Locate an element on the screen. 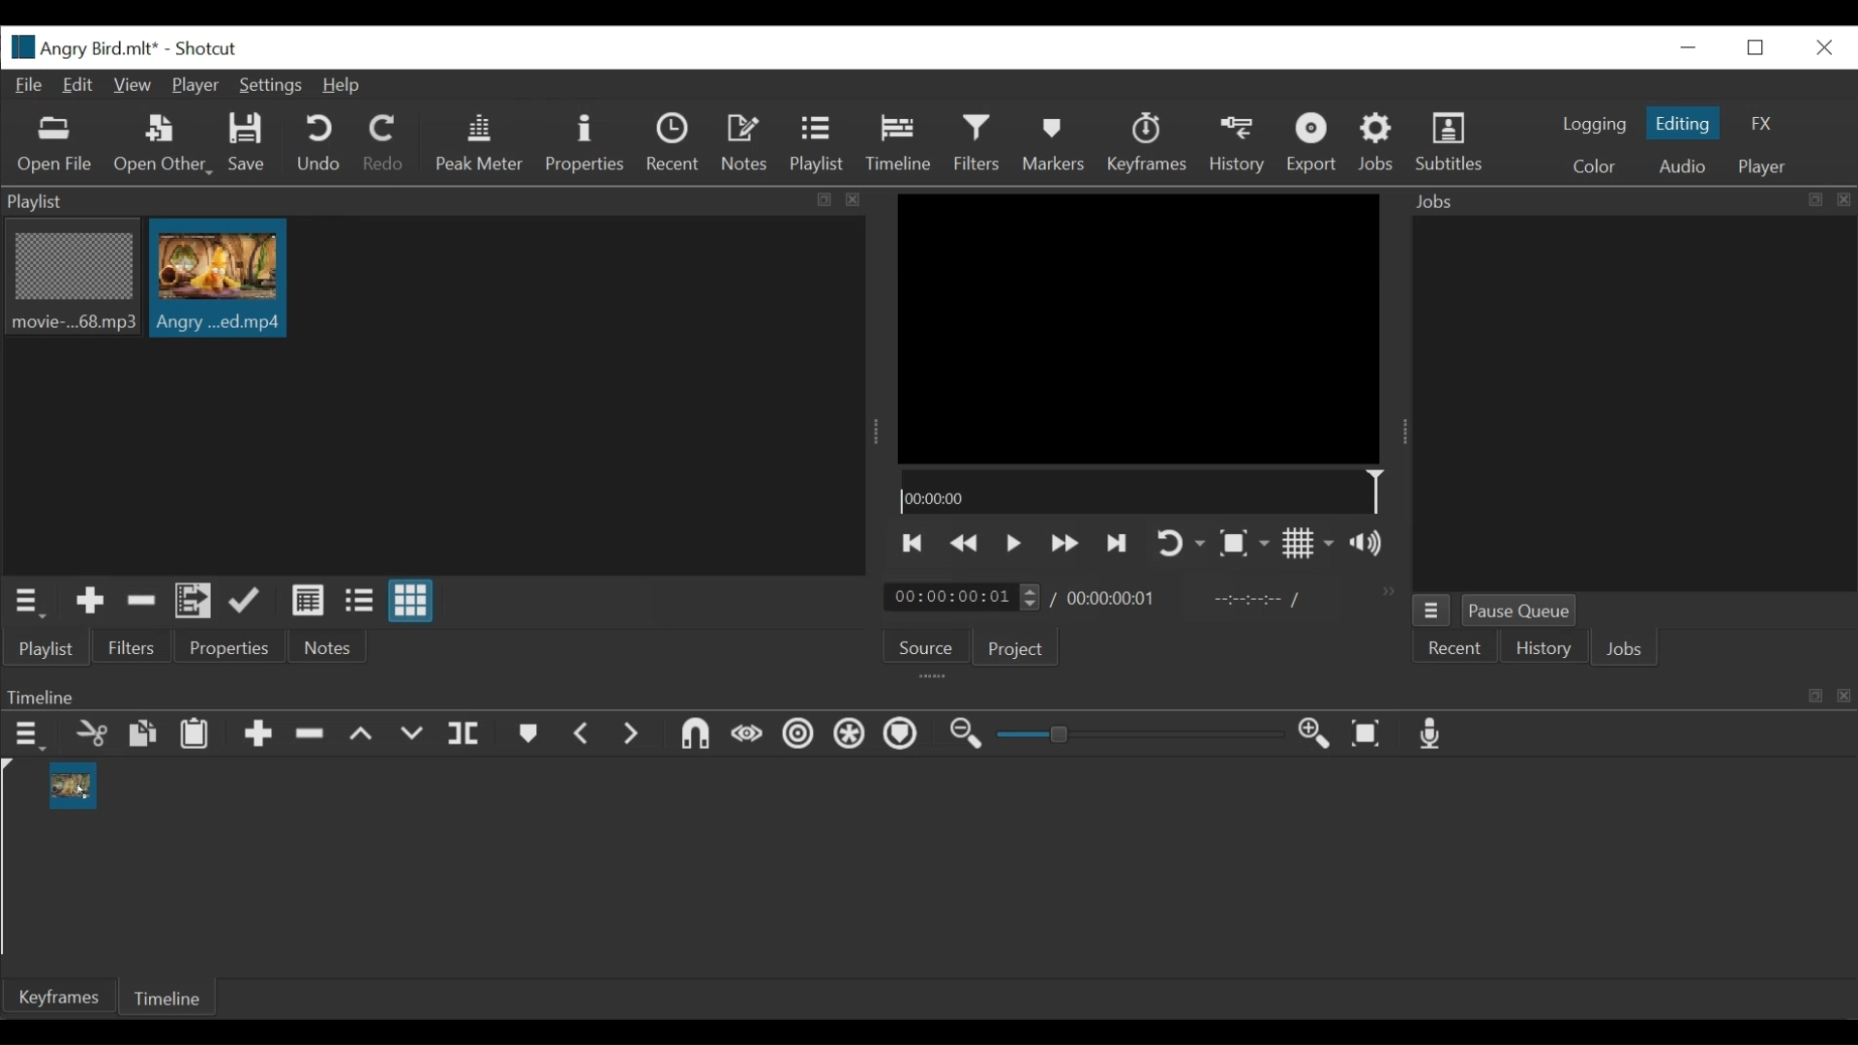 The image size is (1858, 1045). File name is located at coordinates (82, 46).